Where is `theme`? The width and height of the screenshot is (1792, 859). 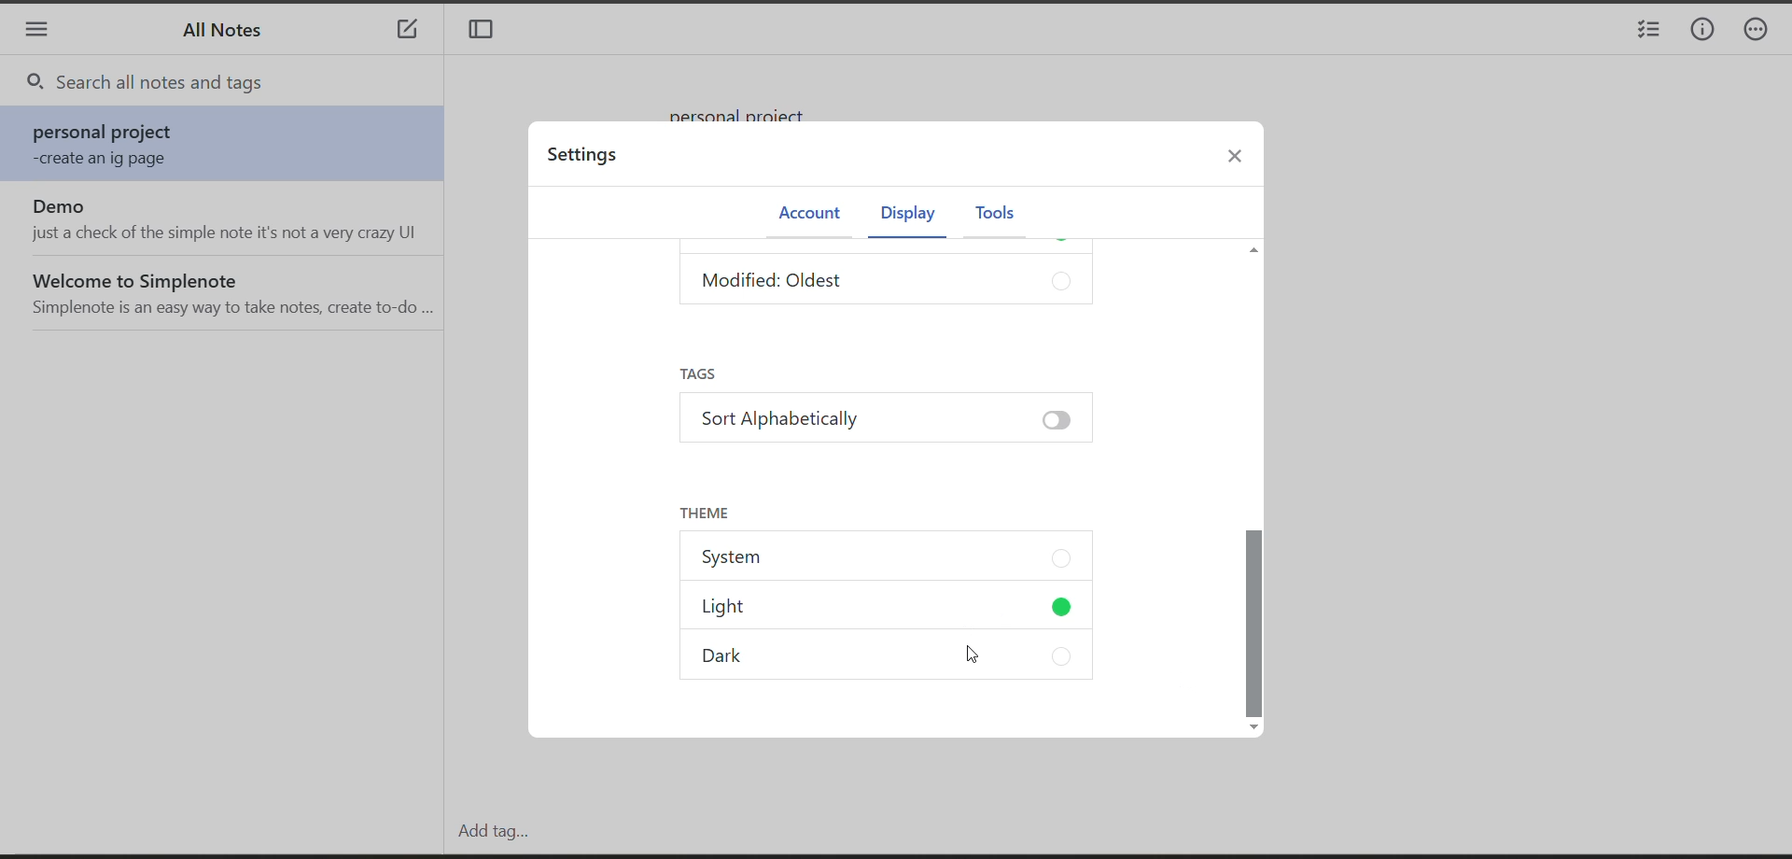
theme is located at coordinates (704, 512).